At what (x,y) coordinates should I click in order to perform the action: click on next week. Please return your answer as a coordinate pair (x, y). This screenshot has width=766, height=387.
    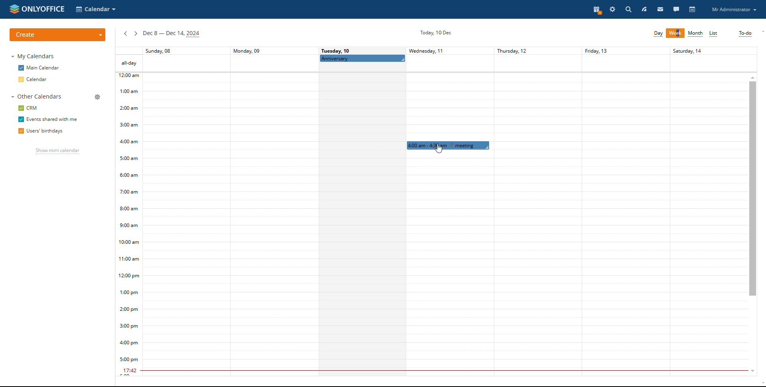
    Looking at the image, I should click on (136, 34).